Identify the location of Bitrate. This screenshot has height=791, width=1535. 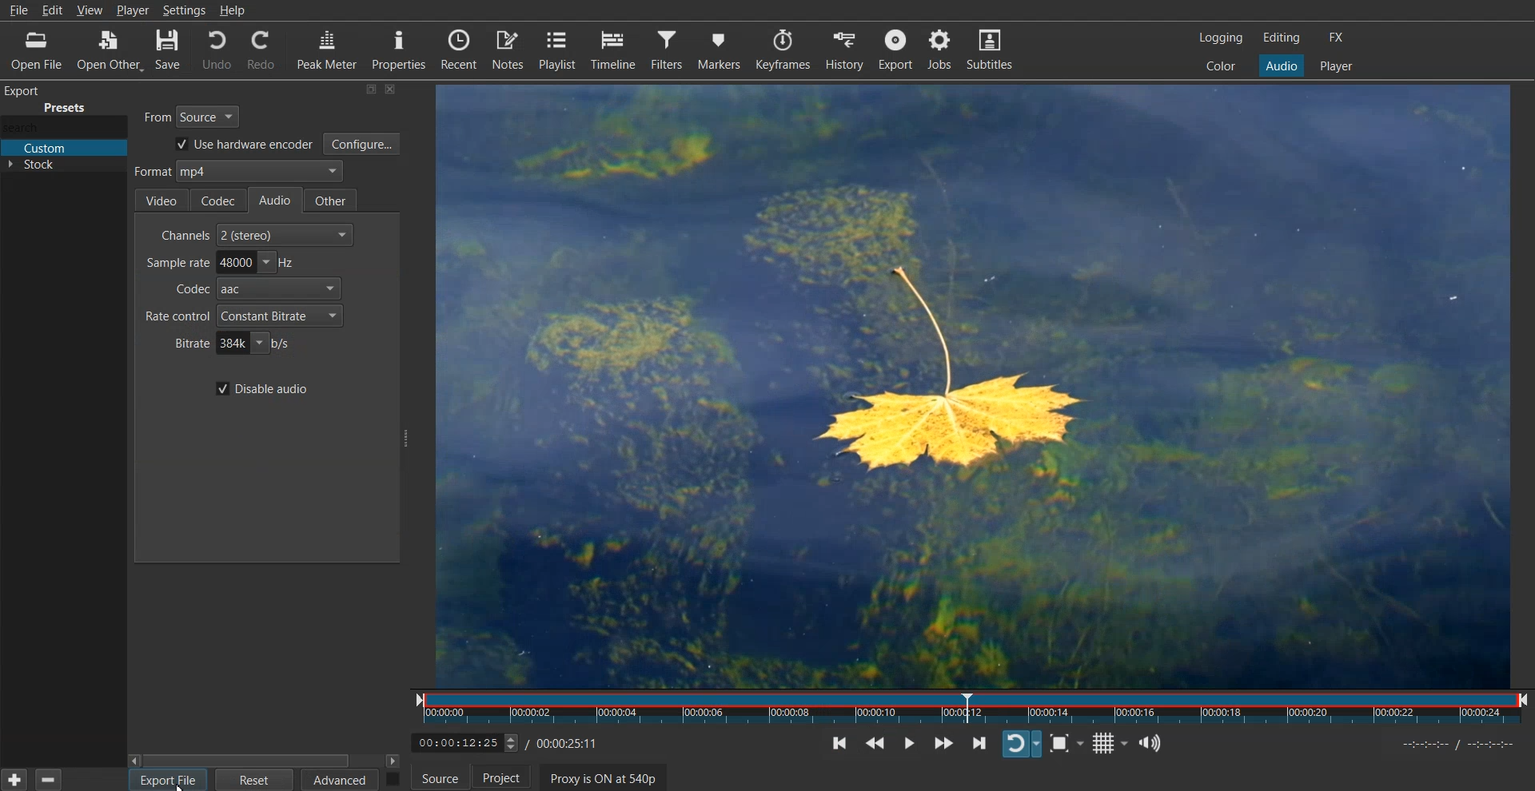
(232, 344).